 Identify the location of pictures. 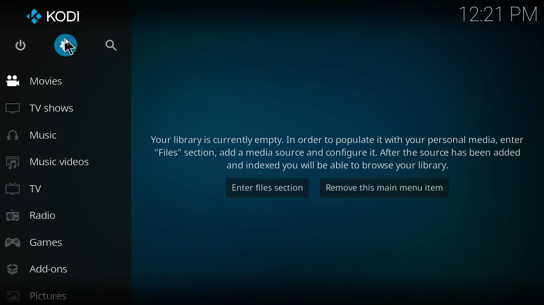
(47, 295).